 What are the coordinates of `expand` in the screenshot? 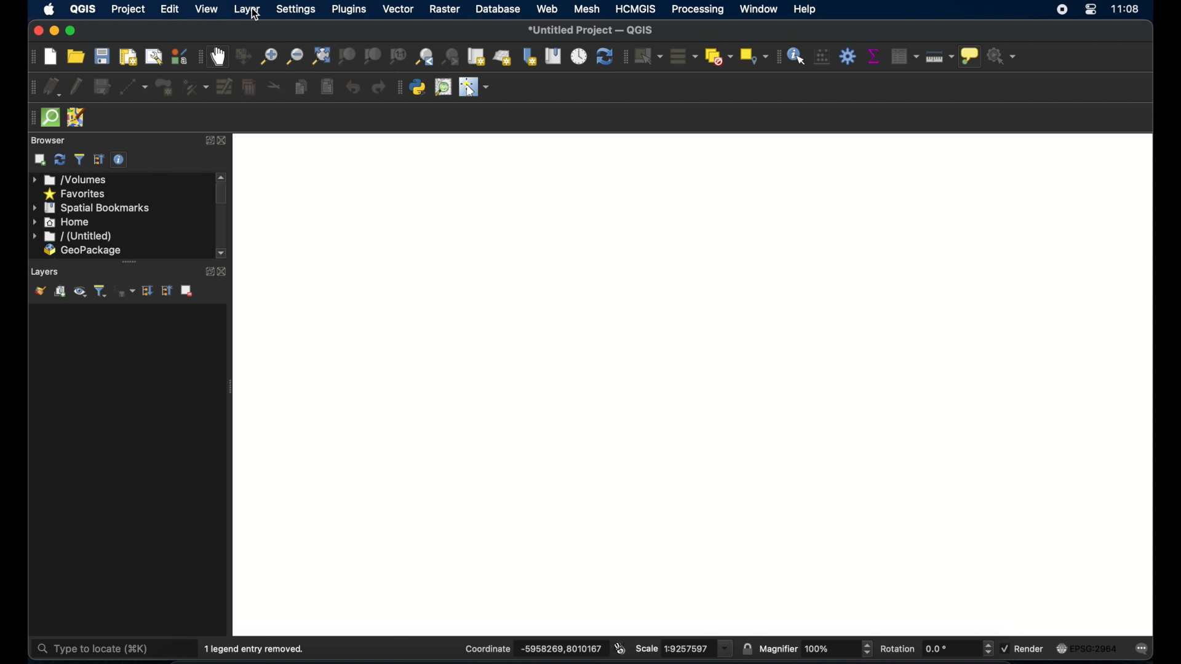 It's located at (206, 272).